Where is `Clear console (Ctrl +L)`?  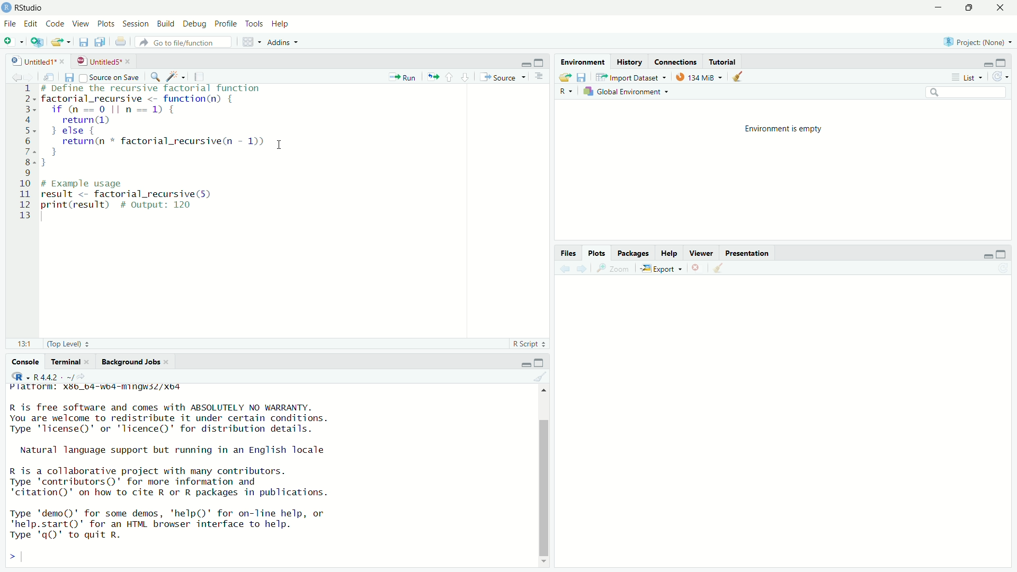 Clear console (Ctrl +L) is located at coordinates (721, 266).